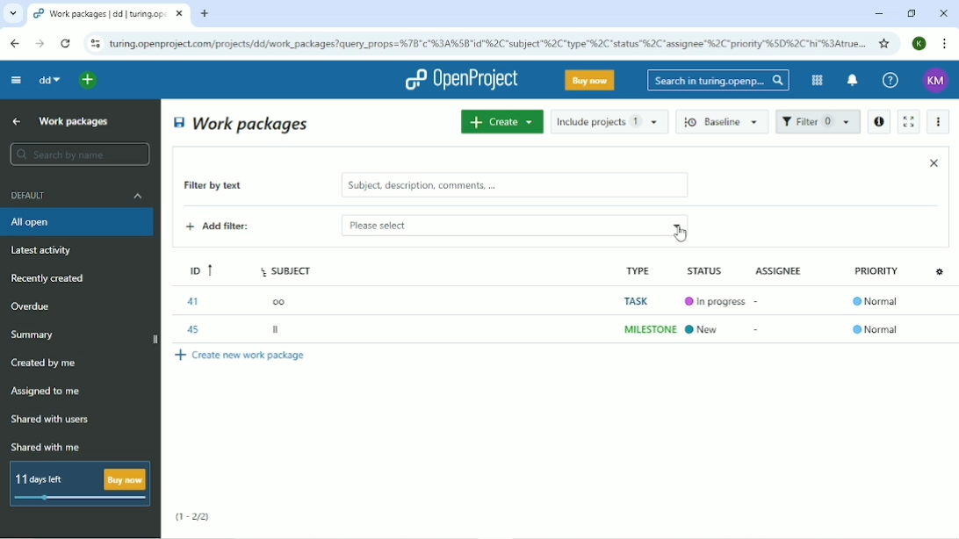  Describe the element at coordinates (89, 80) in the screenshot. I see `Open quick add menu` at that location.